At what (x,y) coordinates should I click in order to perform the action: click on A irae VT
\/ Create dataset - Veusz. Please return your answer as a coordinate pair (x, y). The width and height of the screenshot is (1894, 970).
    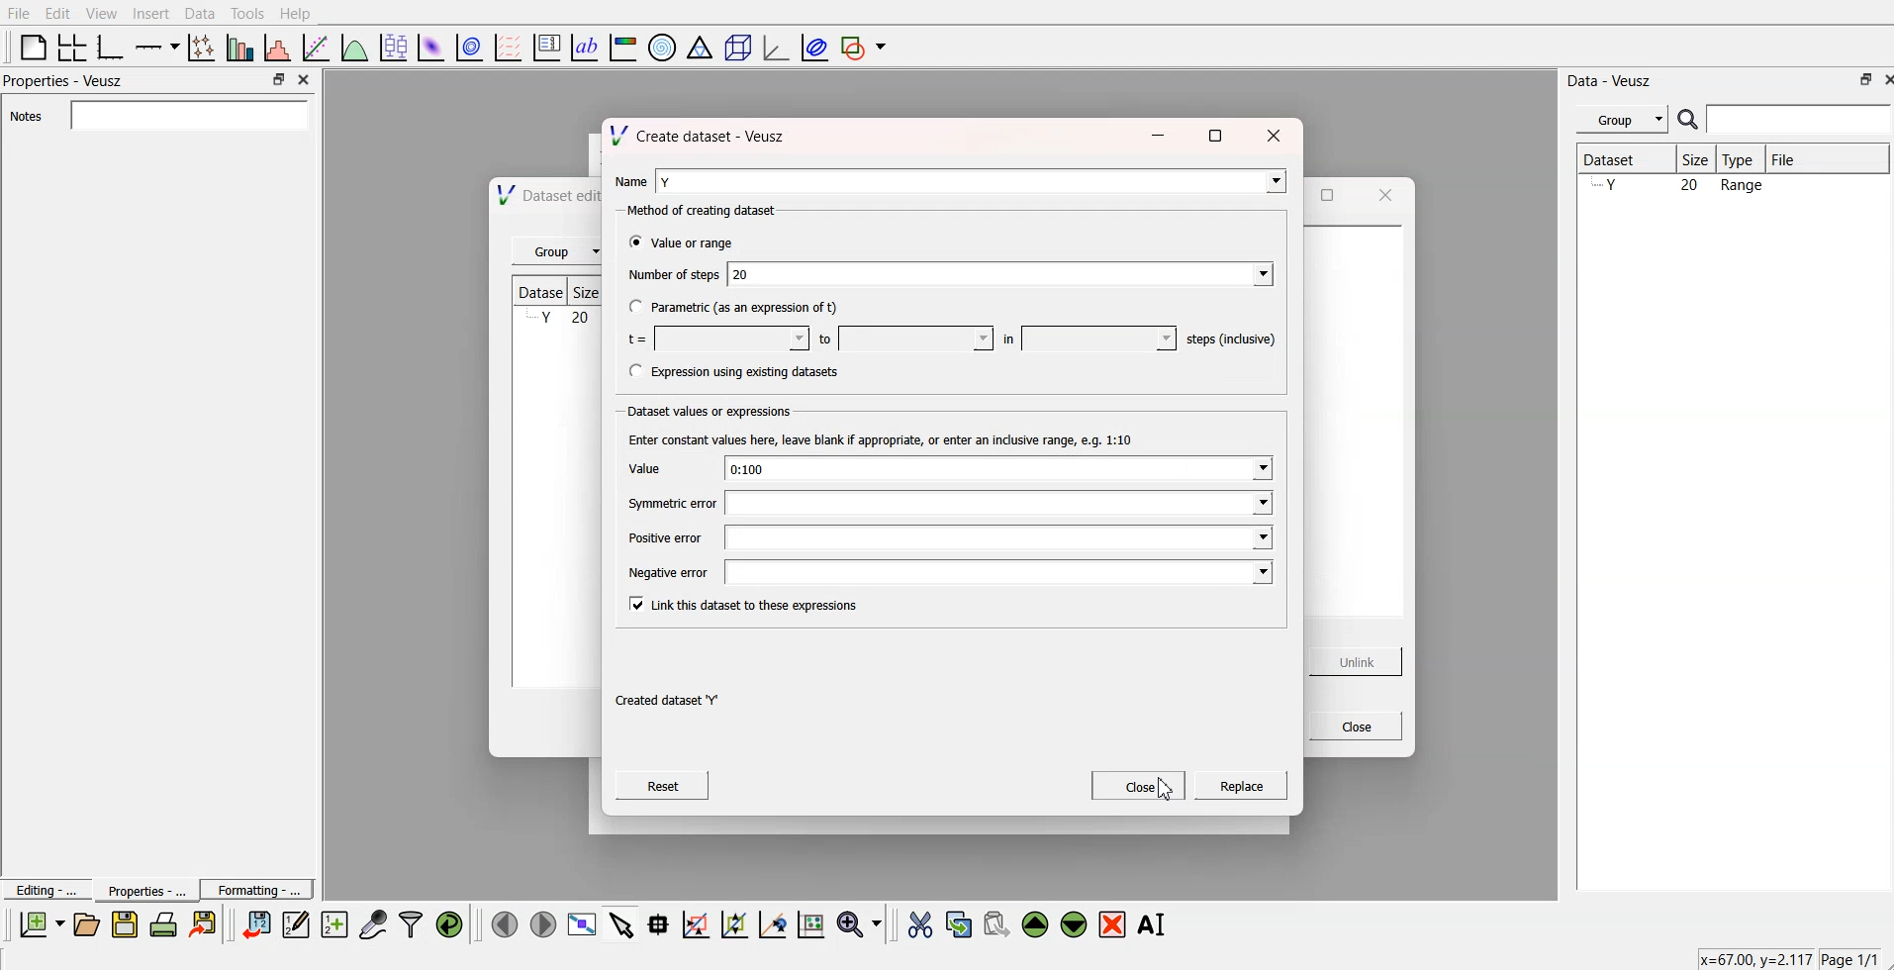
    Looking at the image, I should click on (698, 133).